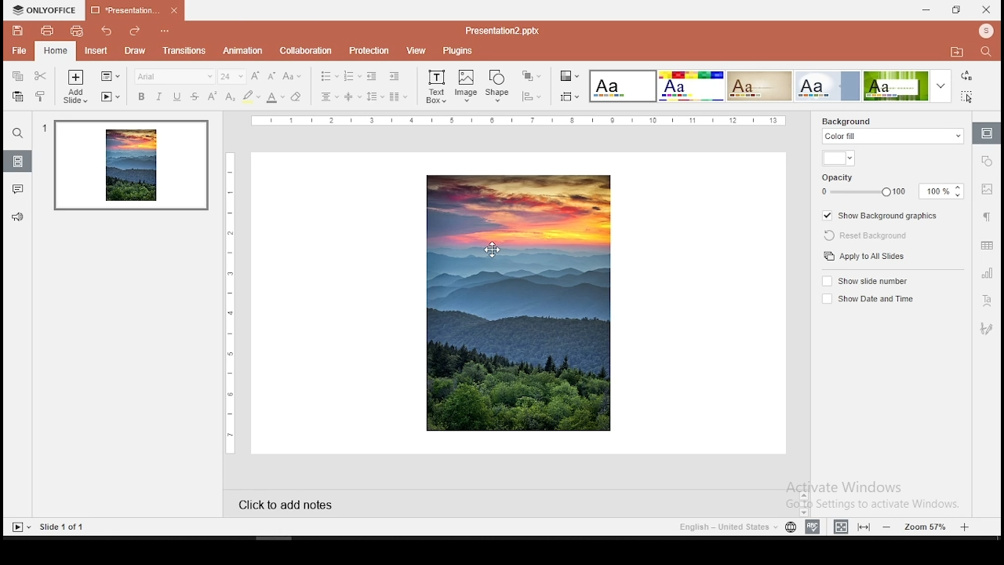 This screenshot has width=1004, height=565. I want to click on shape settings, so click(988, 162).